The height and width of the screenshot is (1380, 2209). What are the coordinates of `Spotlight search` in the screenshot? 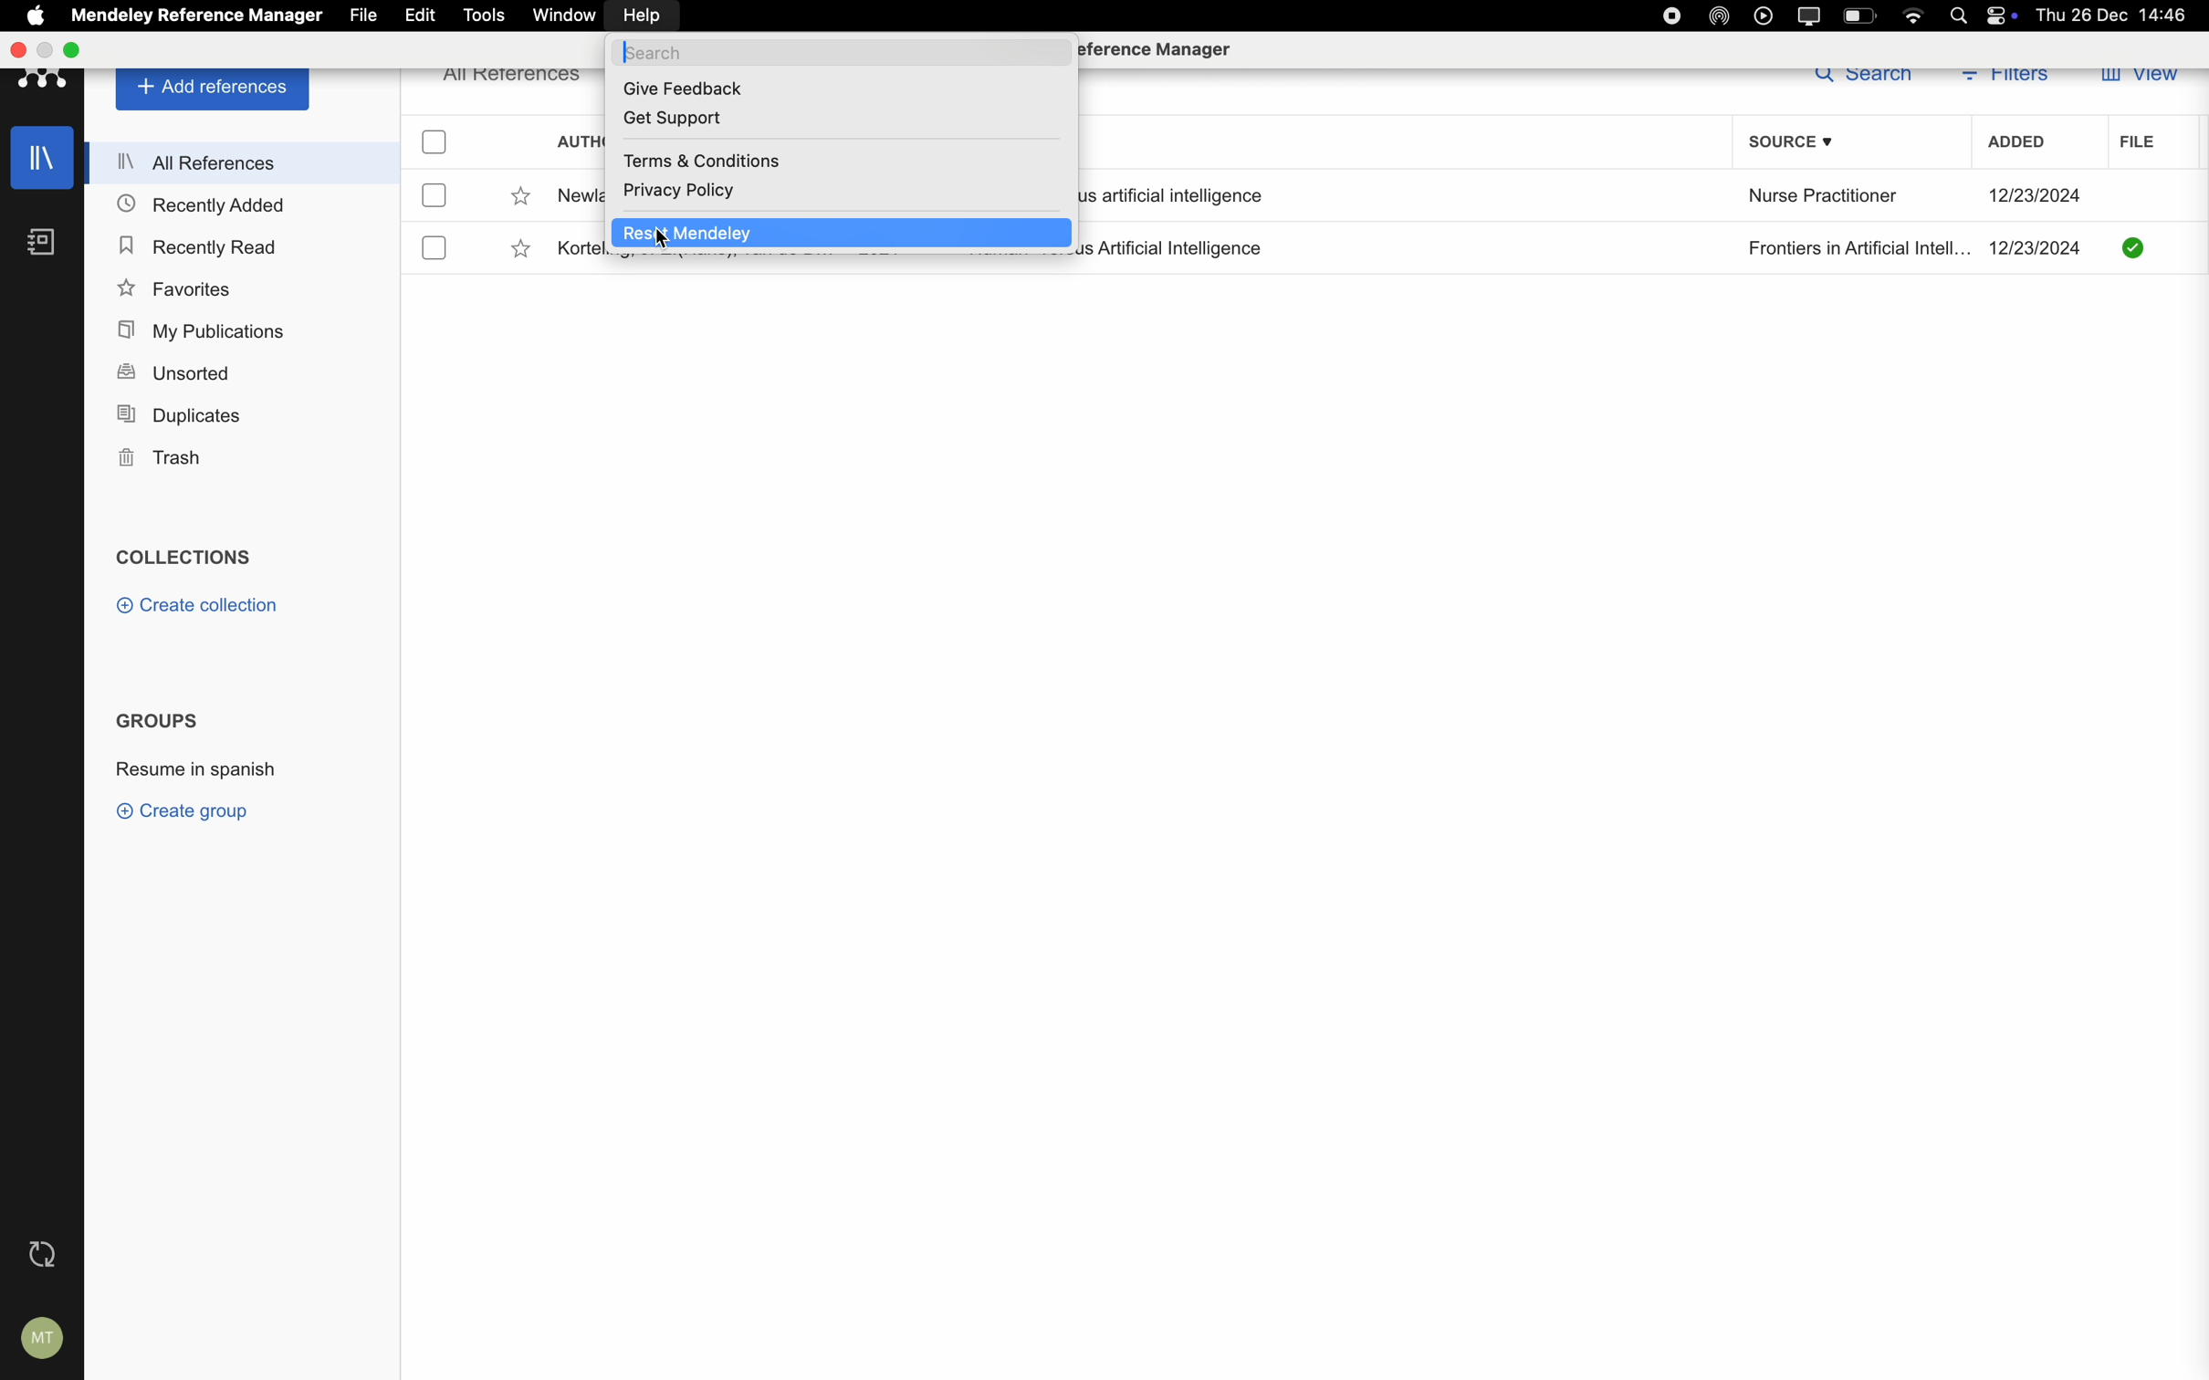 It's located at (1956, 14).